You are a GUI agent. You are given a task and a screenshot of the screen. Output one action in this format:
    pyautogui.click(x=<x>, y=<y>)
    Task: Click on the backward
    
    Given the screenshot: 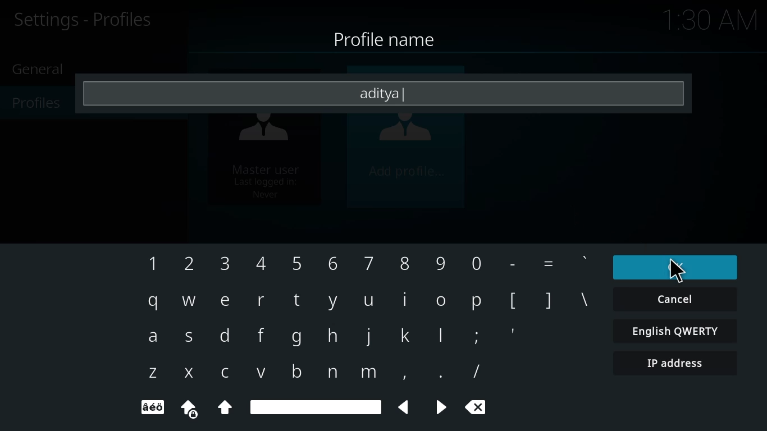 What is the action you would take?
    pyautogui.click(x=437, y=407)
    